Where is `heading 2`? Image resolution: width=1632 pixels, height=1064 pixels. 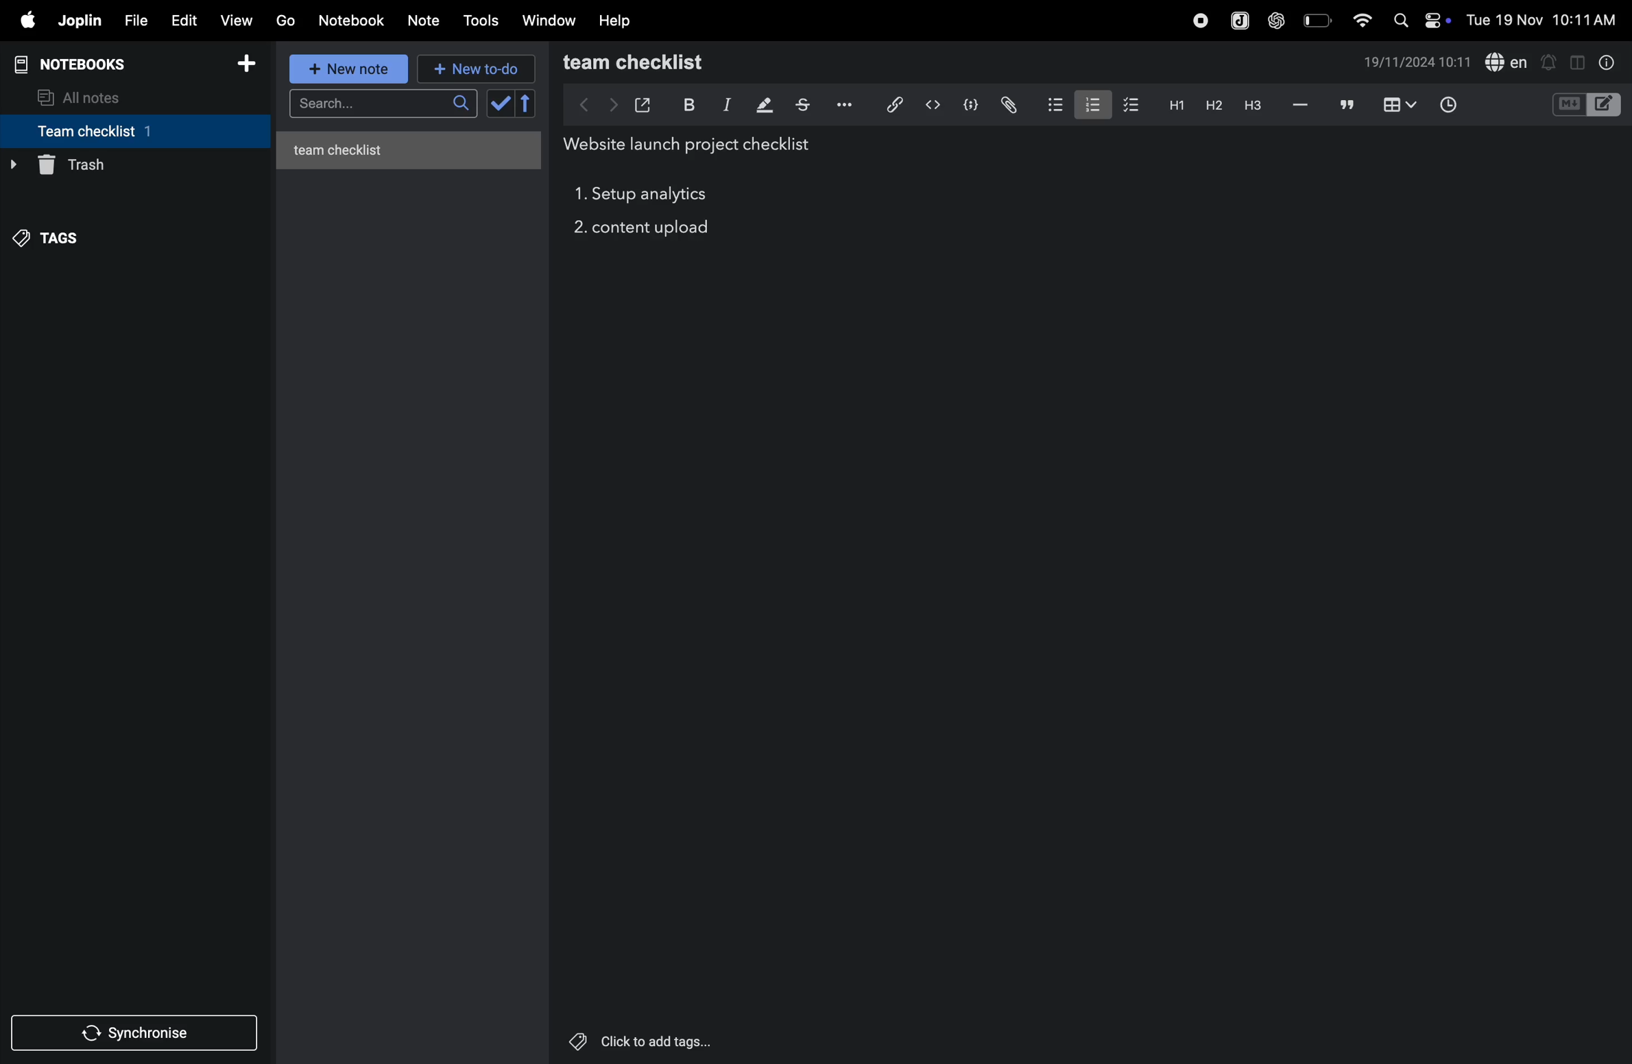
heading 2 is located at coordinates (1173, 104).